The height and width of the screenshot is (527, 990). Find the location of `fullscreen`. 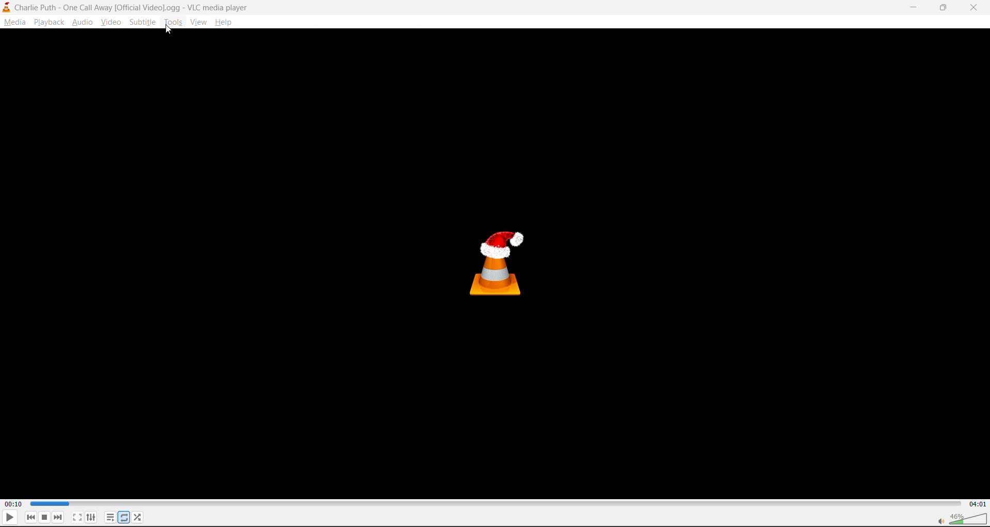

fullscreen is located at coordinates (76, 518).